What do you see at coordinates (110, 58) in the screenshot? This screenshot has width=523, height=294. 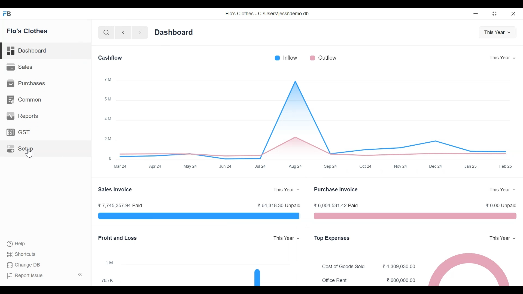 I see `cashflow` at bounding box center [110, 58].